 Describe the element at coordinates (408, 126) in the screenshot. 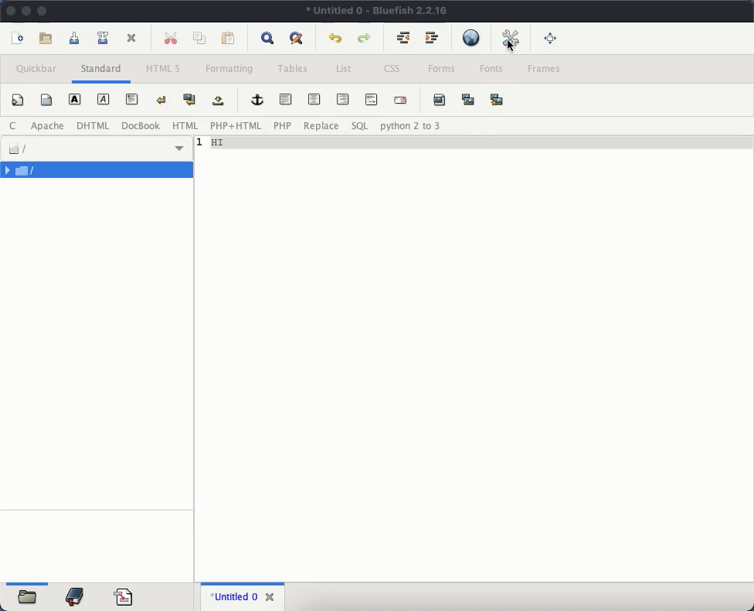

I see `python 2 to 3` at that location.